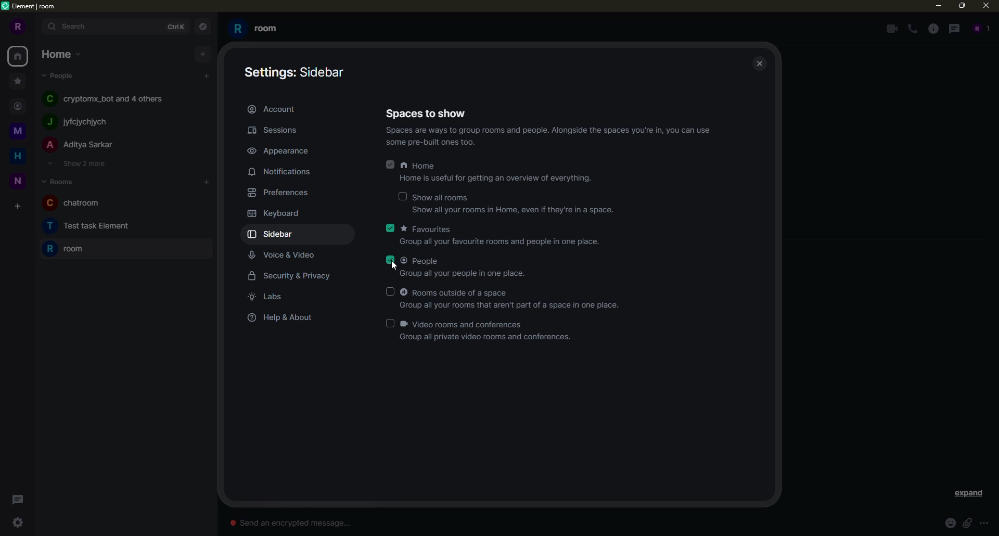 The image size is (999, 536). What do you see at coordinates (493, 244) in the screenshot?
I see `‘Group all your favourite rooms and people in one place.` at bounding box center [493, 244].